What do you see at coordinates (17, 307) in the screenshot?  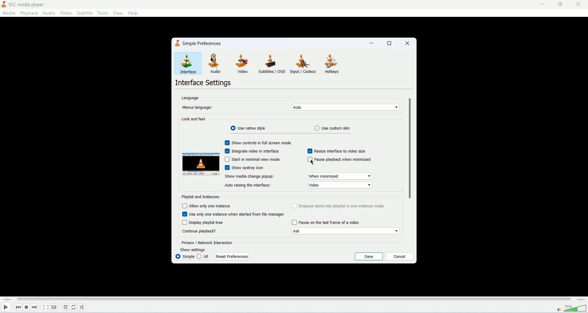 I see `previous` at bounding box center [17, 307].